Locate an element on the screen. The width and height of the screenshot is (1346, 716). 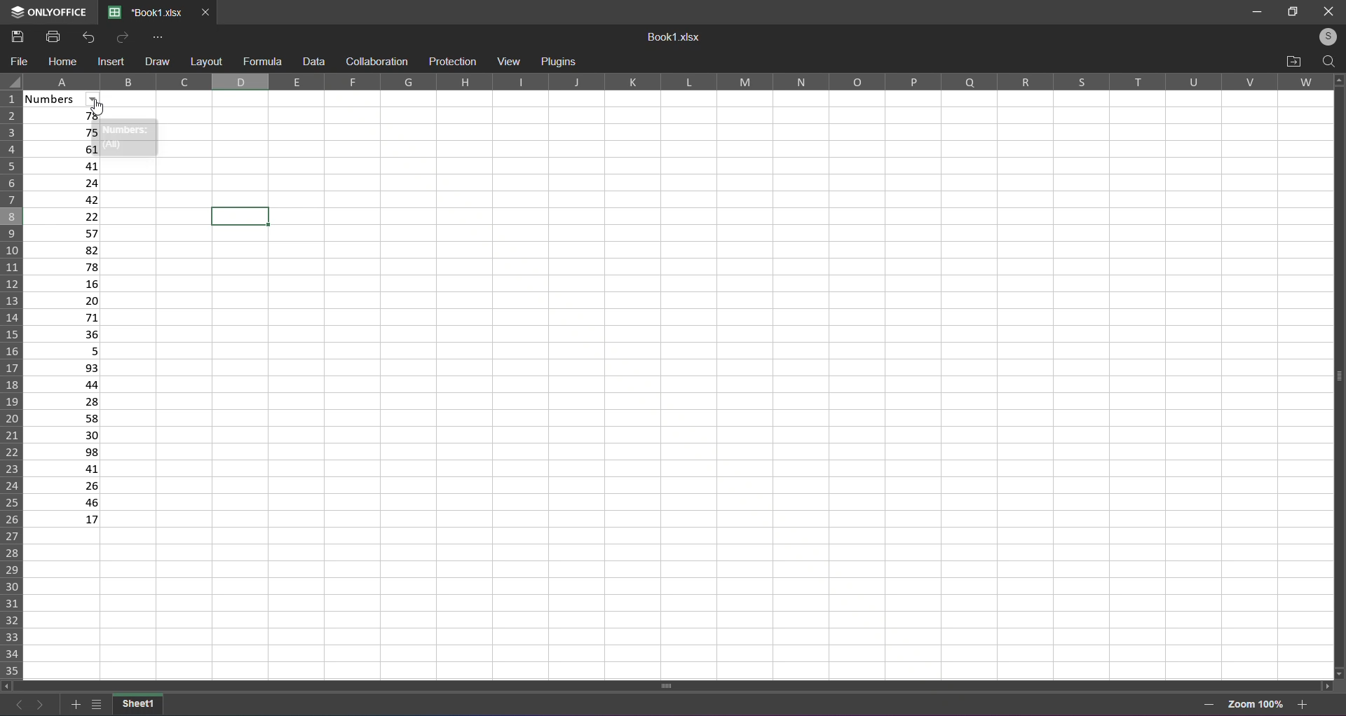
Numbers (all) is located at coordinates (128, 138).